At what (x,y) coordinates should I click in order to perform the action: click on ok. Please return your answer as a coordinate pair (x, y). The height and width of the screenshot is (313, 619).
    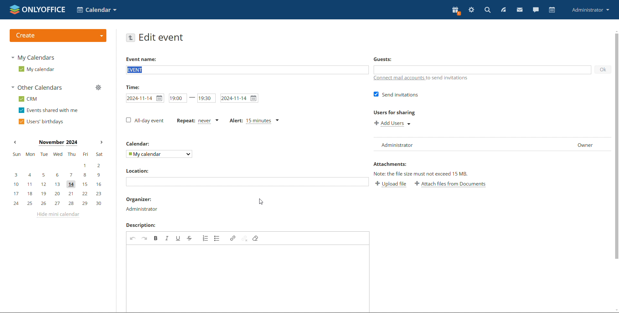
    Looking at the image, I should click on (603, 70).